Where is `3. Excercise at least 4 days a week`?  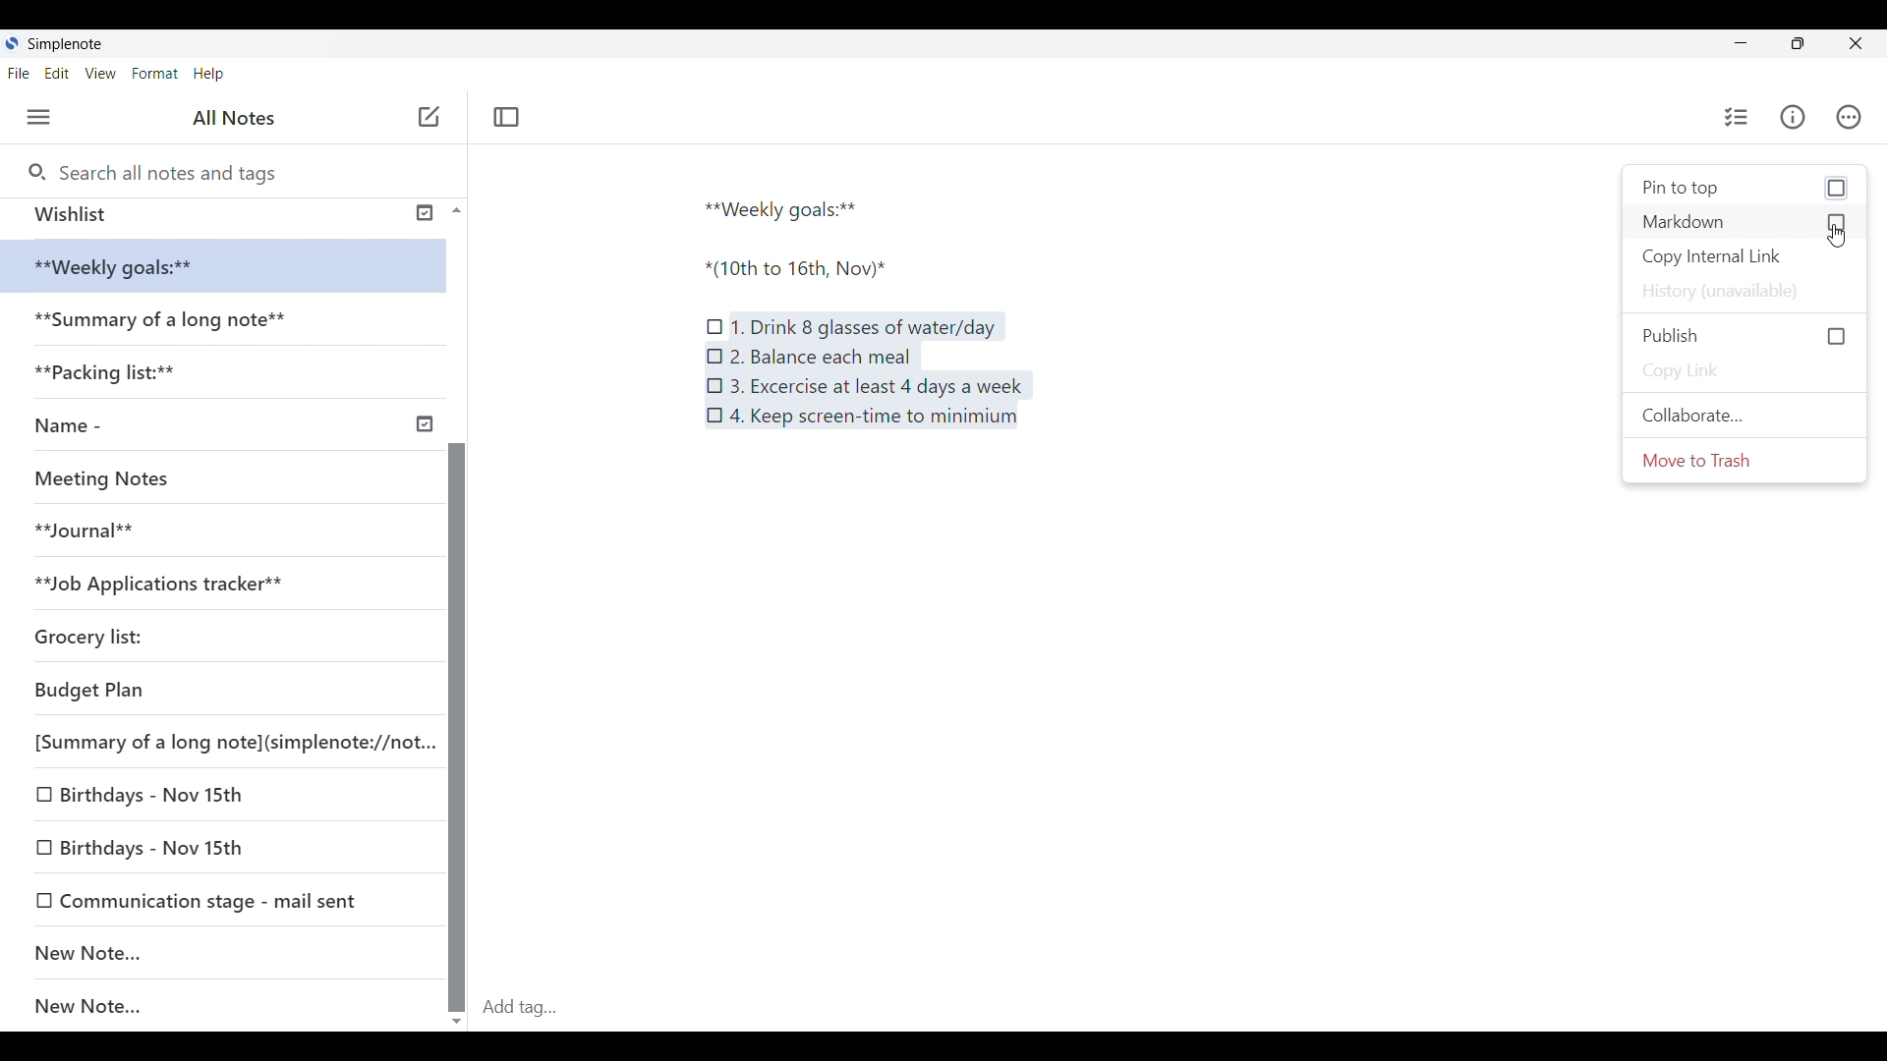
3. Excercise at least 4 days a week is located at coordinates (877, 387).